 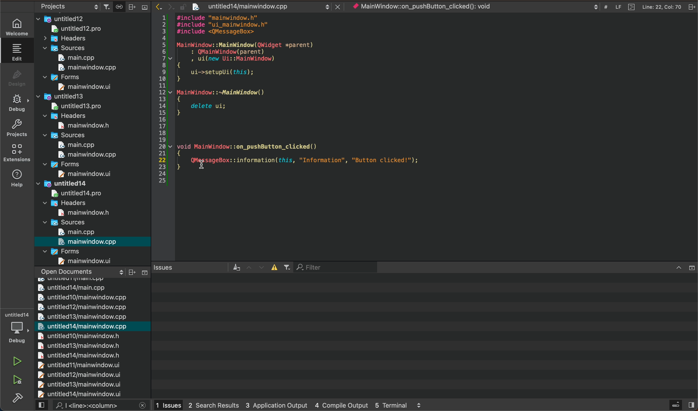 What do you see at coordinates (83, 67) in the screenshot?
I see `main window.cpp` at bounding box center [83, 67].